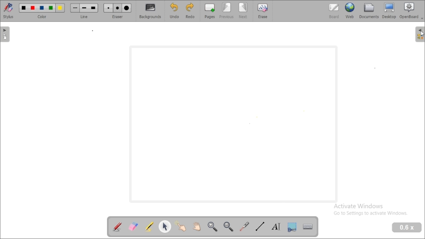 This screenshot has height=239, width=425. What do you see at coordinates (190, 11) in the screenshot?
I see `redo` at bounding box center [190, 11].